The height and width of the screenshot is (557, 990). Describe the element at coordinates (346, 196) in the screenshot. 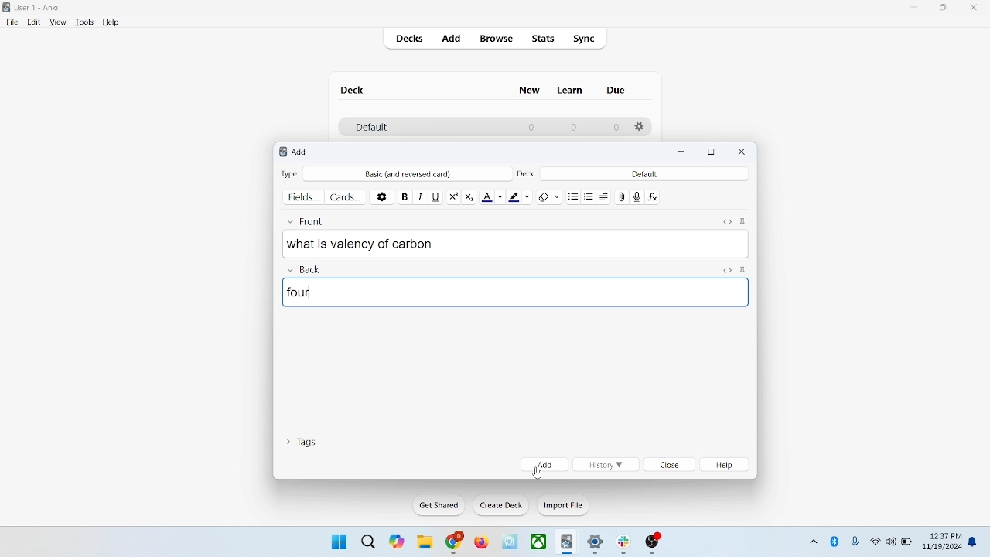

I see `cards` at that location.